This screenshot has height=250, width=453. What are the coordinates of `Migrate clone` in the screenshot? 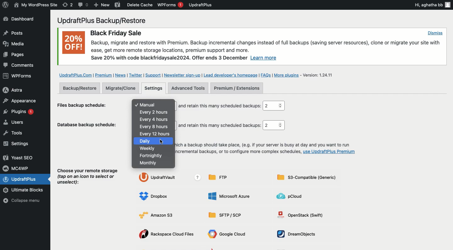 It's located at (122, 88).